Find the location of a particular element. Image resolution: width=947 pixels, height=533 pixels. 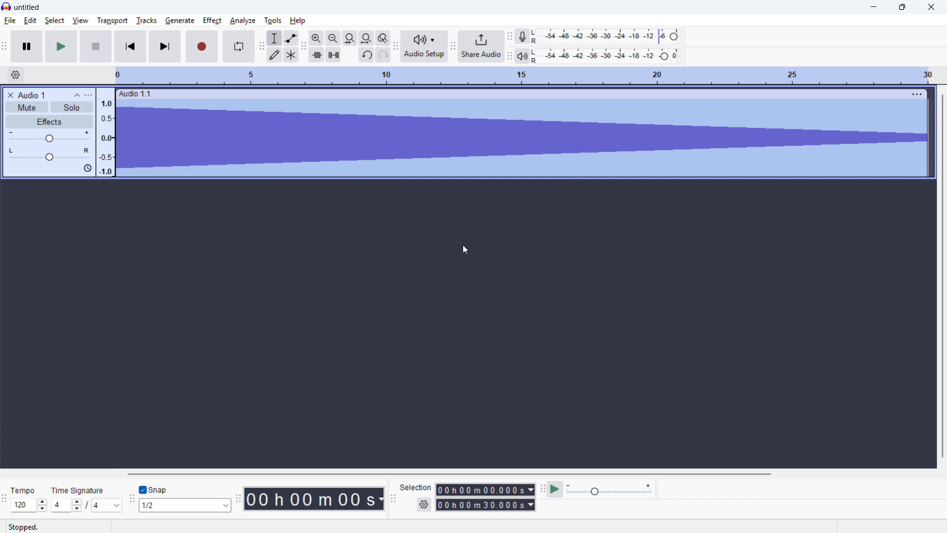

Transport toolbar is located at coordinates (4, 46).